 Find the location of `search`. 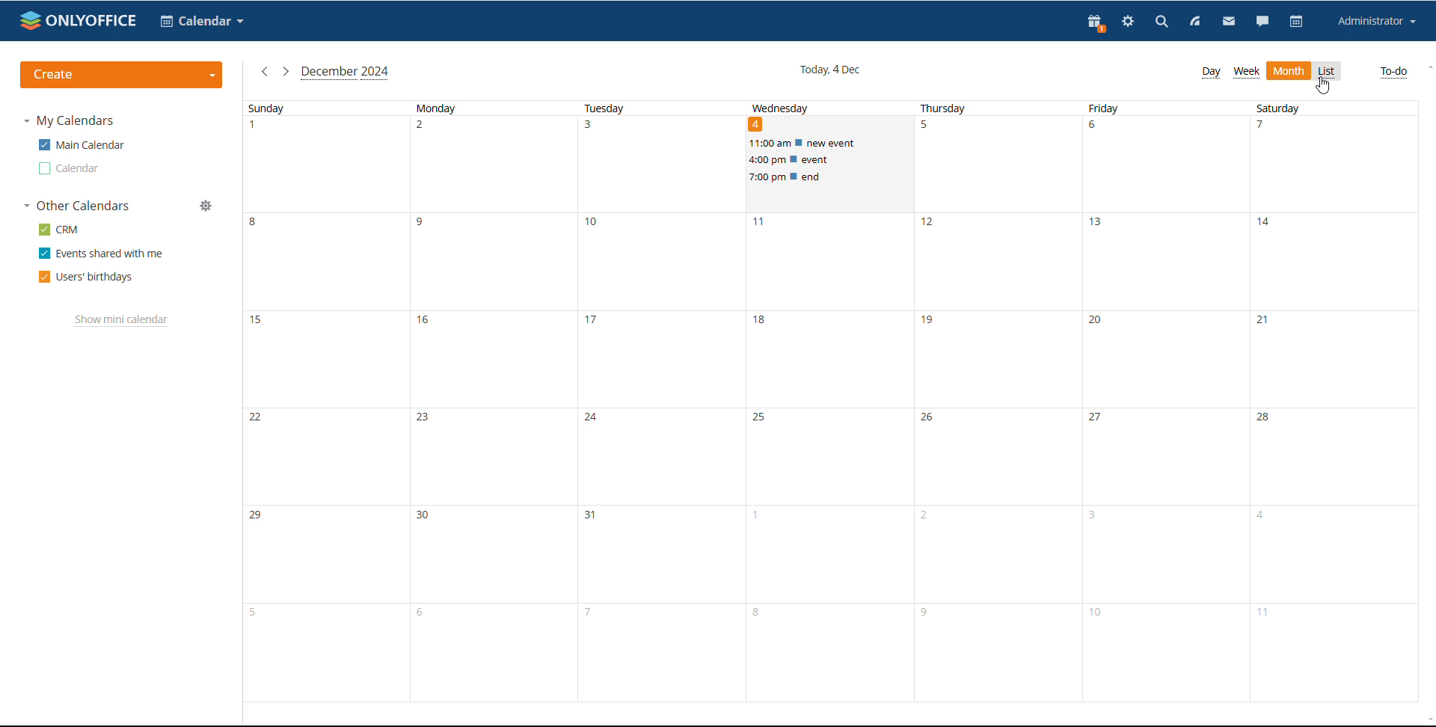

search is located at coordinates (1158, 21).